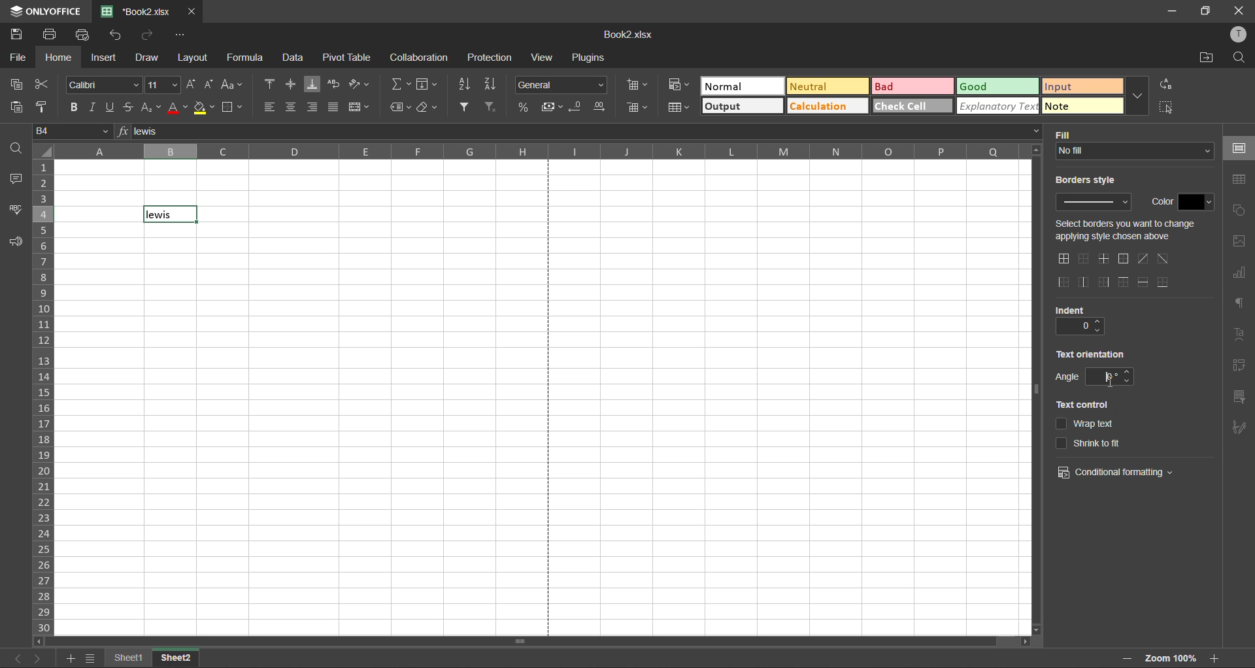  Describe the element at coordinates (495, 84) in the screenshot. I see `sort descending` at that location.